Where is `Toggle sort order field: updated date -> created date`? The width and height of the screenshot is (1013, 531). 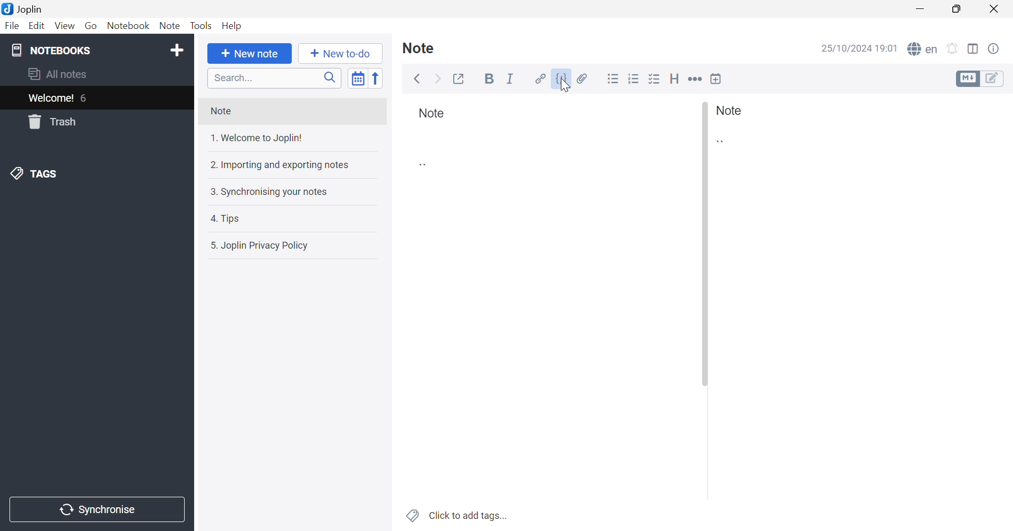
Toggle sort order field: updated date -> created date is located at coordinates (357, 78).